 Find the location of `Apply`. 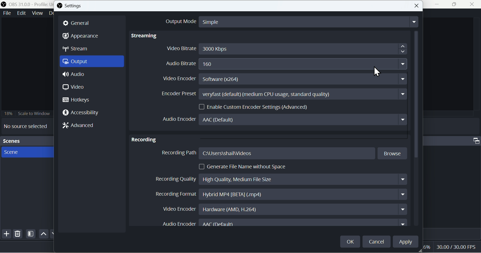

Apply is located at coordinates (407, 243).